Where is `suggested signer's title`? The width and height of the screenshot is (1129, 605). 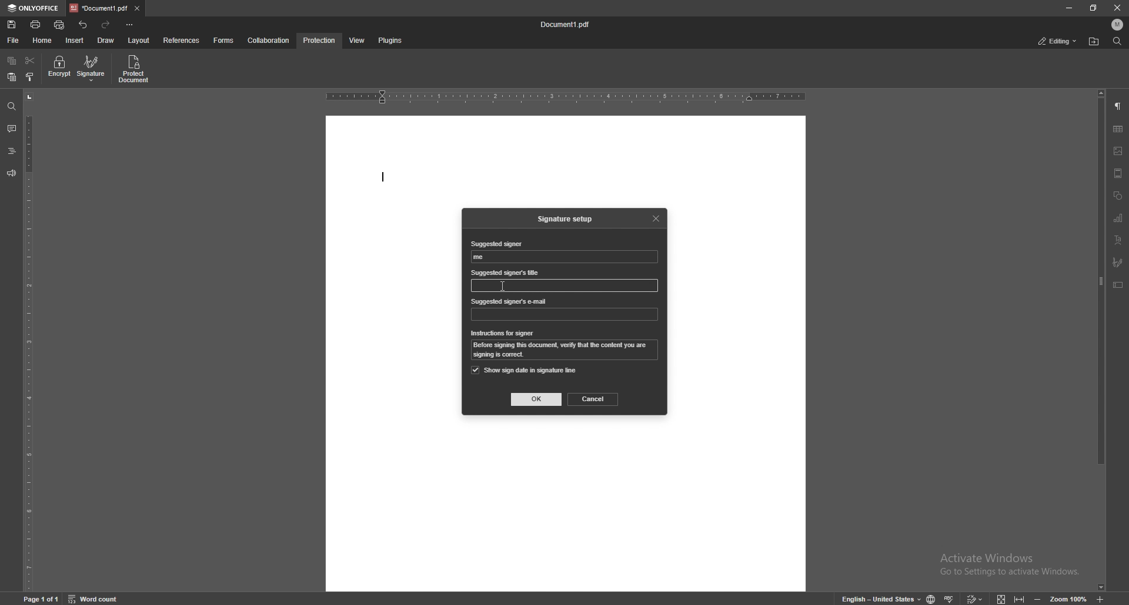 suggested signer's title is located at coordinates (506, 272).